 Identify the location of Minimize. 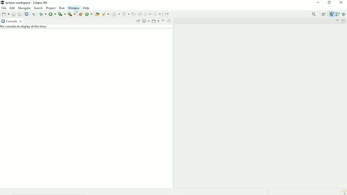
(163, 20).